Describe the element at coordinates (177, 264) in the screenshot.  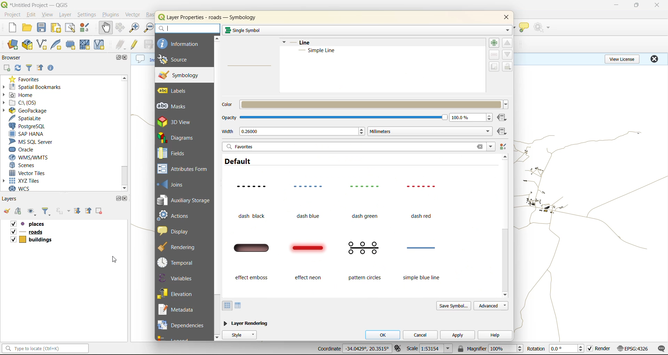
I see `temporal` at that location.